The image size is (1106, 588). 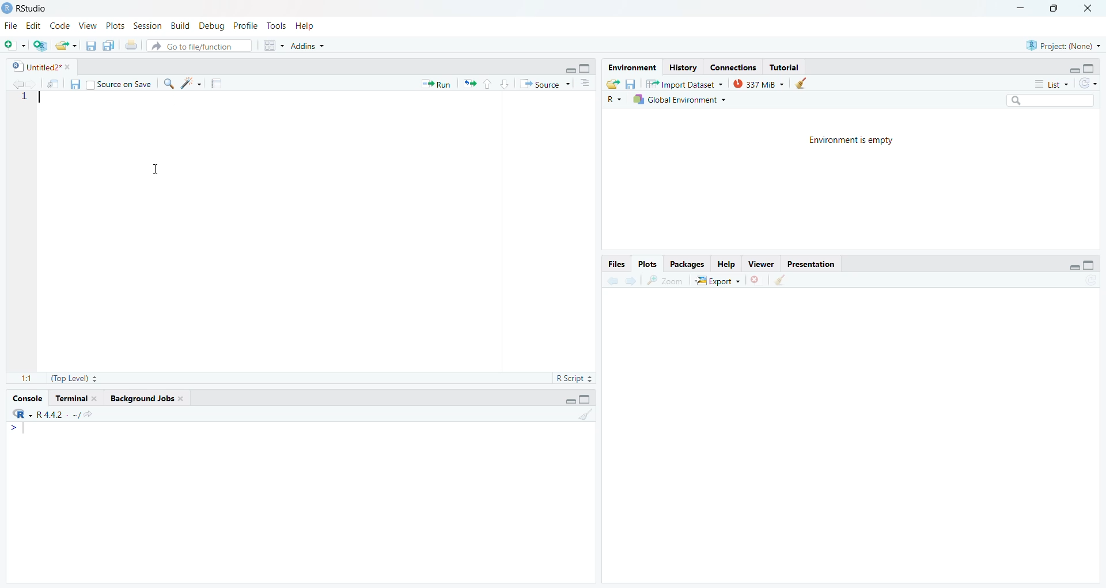 What do you see at coordinates (1062, 44) in the screenshot?
I see `Project: (None) ` at bounding box center [1062, 44].